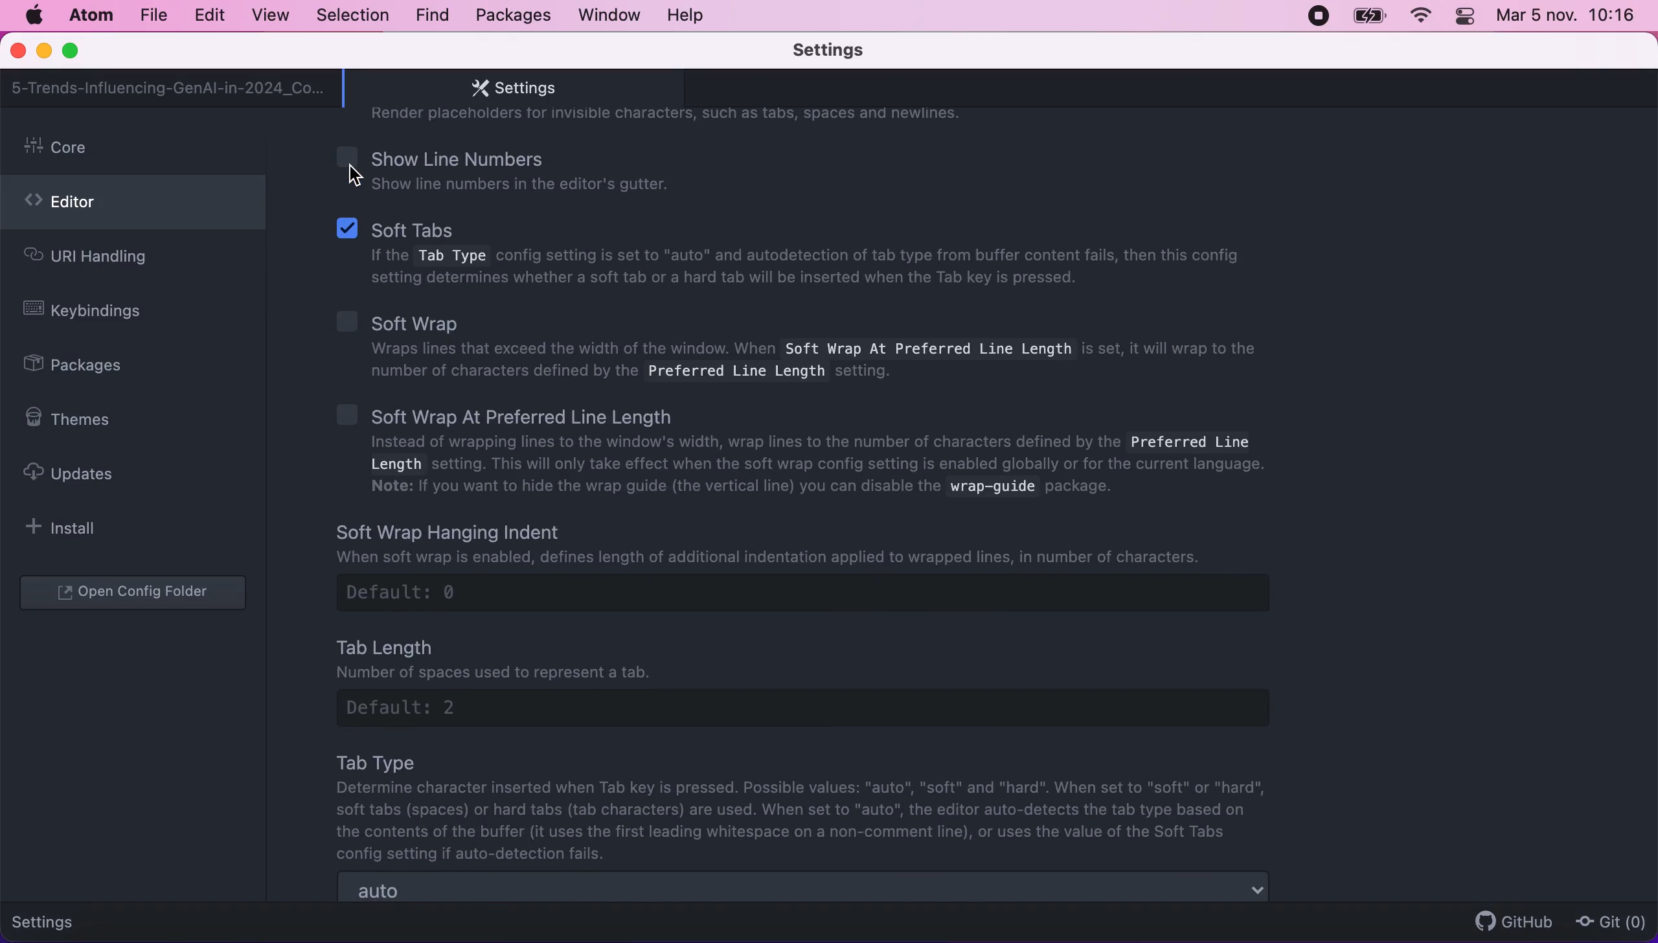 Image resolution: width=1658 pixels, height=943 pixels. Describe the element at coordinates (137, 148) in the screenshot. I see `core` at that location.